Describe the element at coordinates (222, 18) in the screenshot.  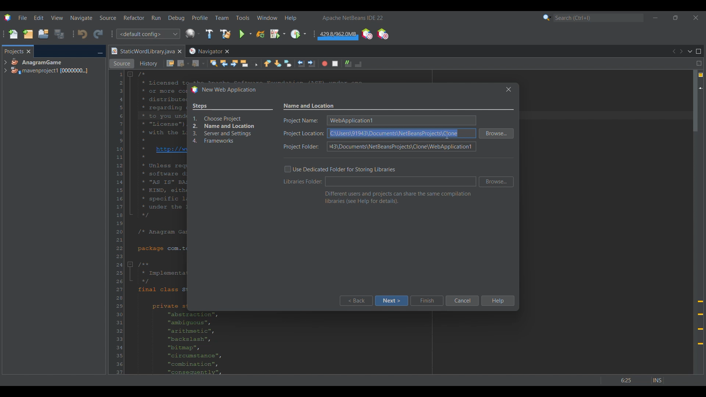
I see `Team menu` at that location.